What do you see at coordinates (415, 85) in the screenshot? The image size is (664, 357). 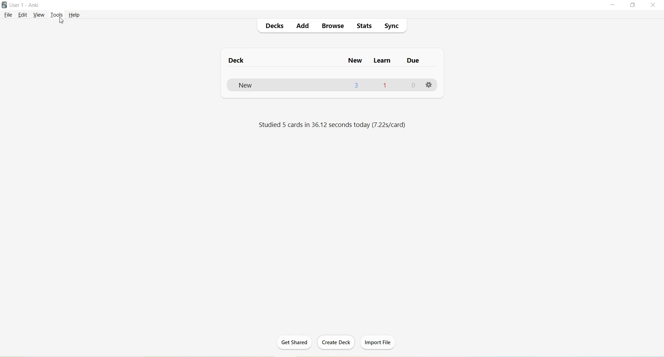 I see `0` at bounding box center [415, 85].